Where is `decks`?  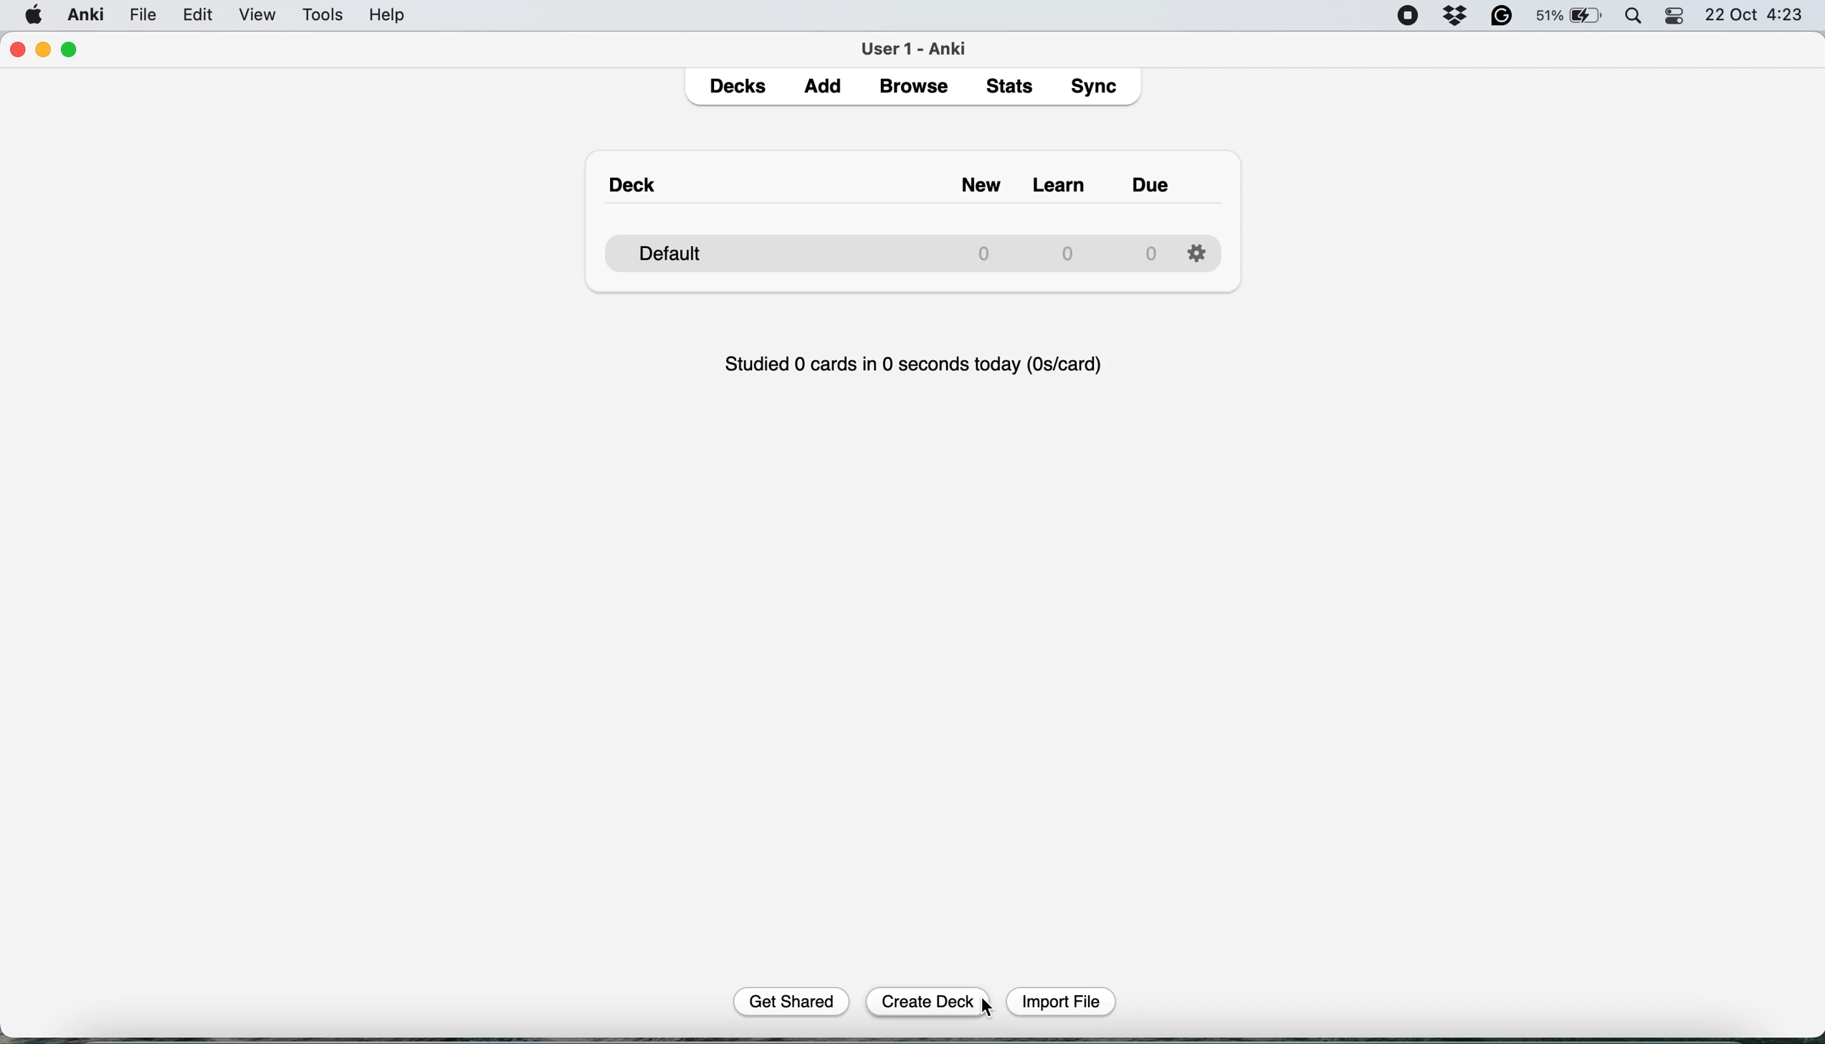 decks is located at coordinates (740, 87).